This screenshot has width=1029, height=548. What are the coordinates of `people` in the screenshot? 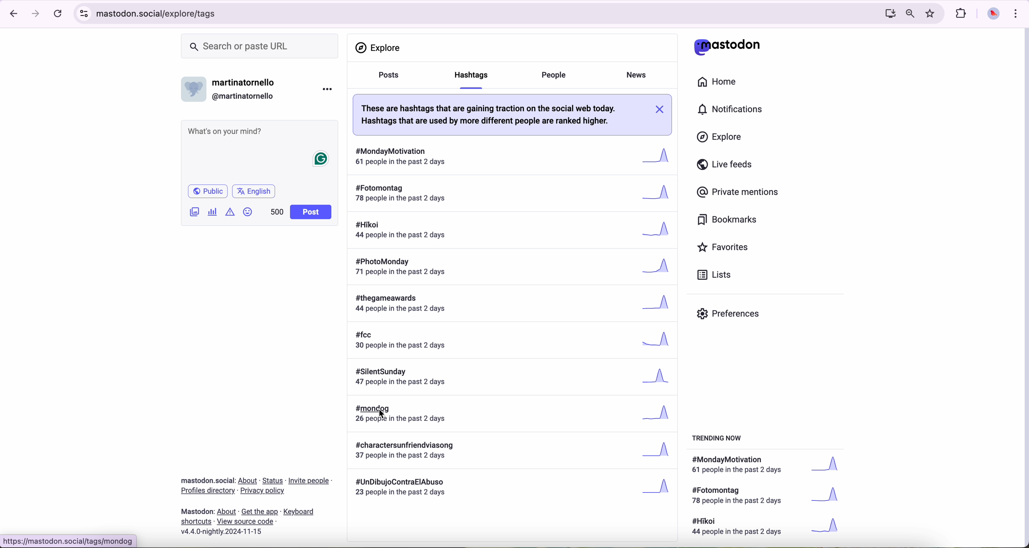 It's located at (557, 74).